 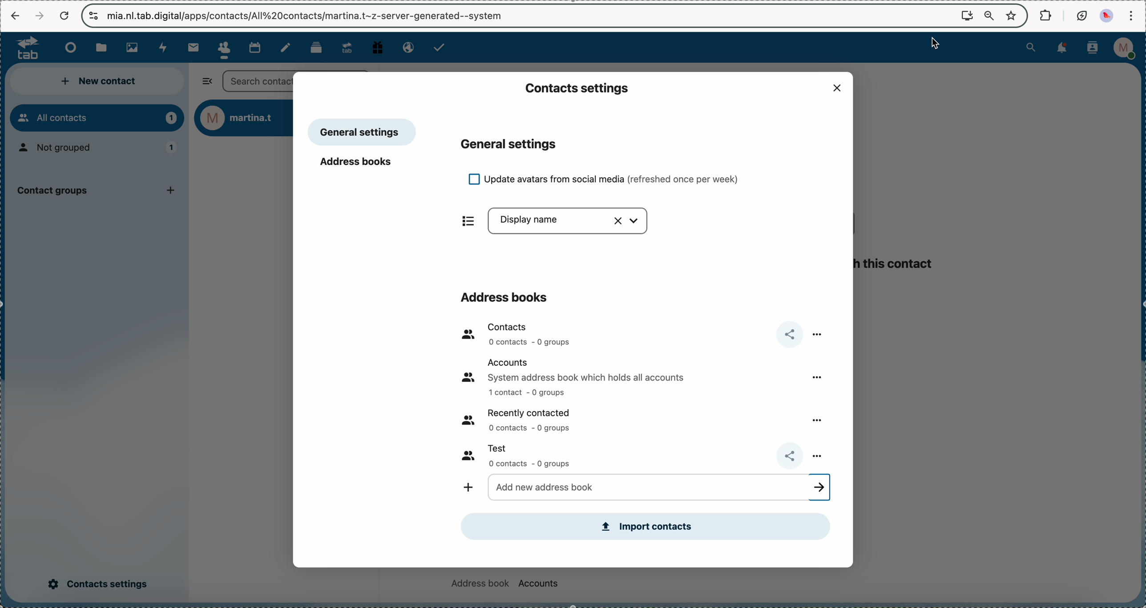 I want to click on files, so click(x=103, y=48).